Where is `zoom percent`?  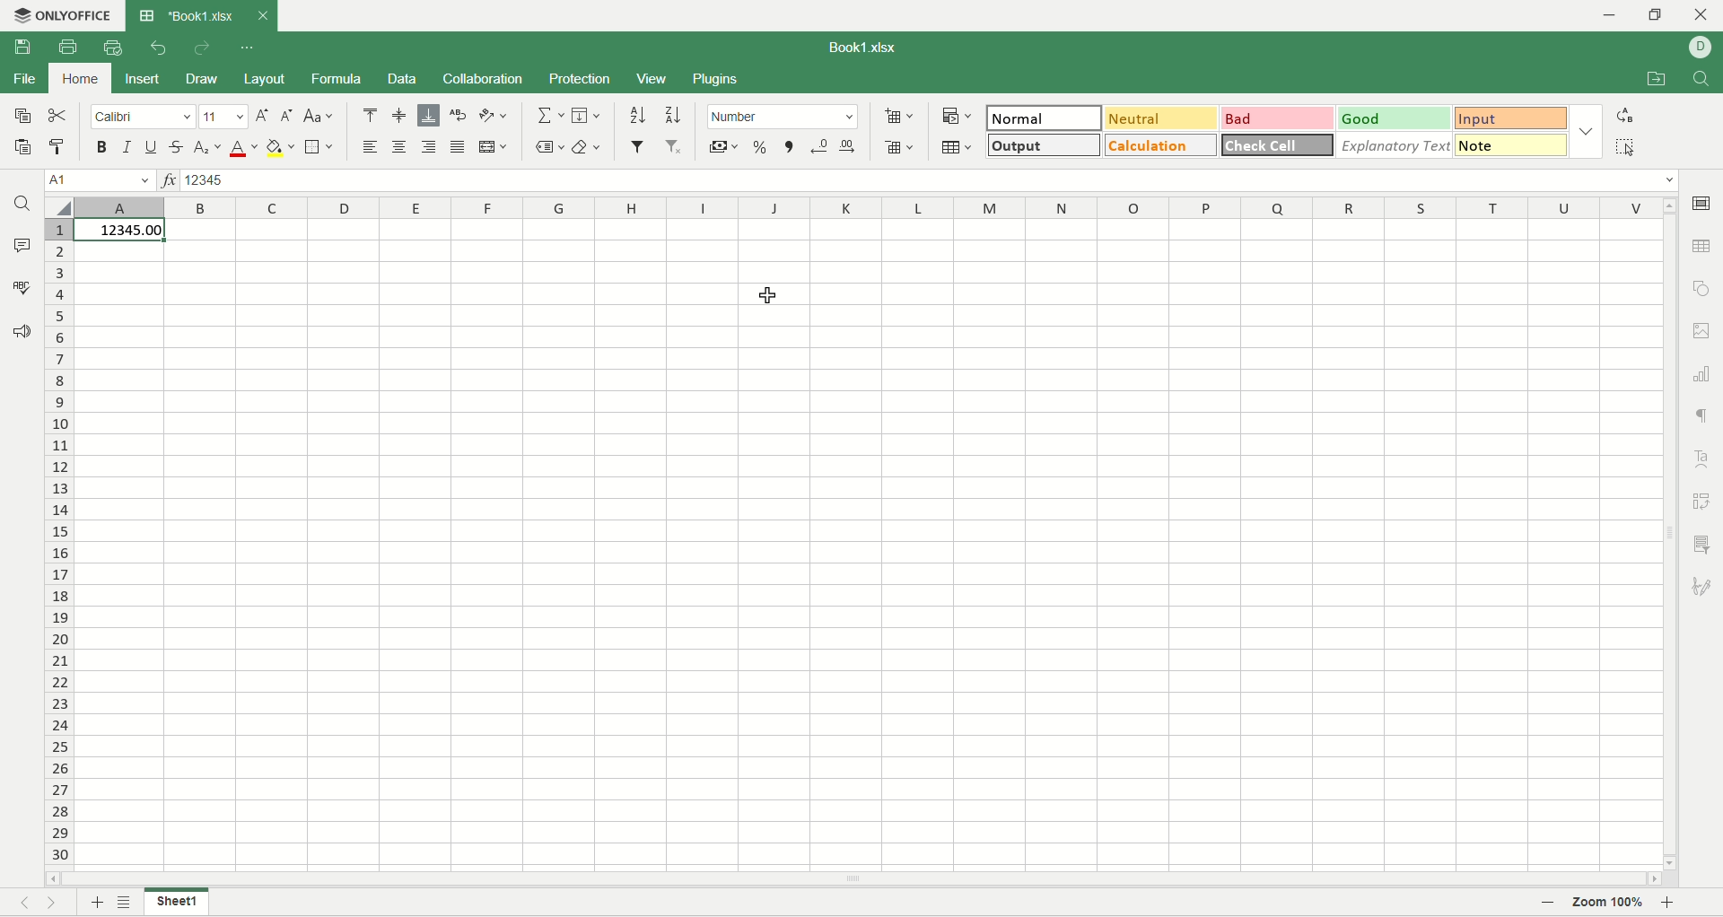 zoom percent is located at coordinates (1605, 904).